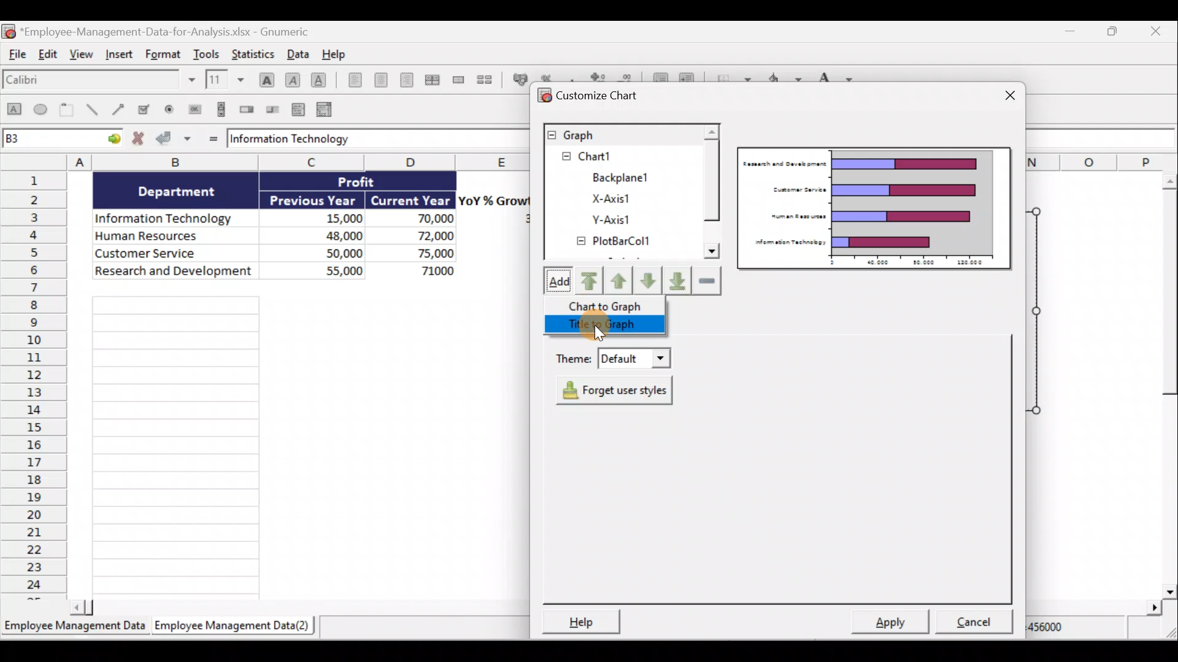 The width and height of the screenshot is (1178, 662). Describe the element at coordinates (235, 626) in the screenshot. I see `Employee Management Data(2)` at that location.